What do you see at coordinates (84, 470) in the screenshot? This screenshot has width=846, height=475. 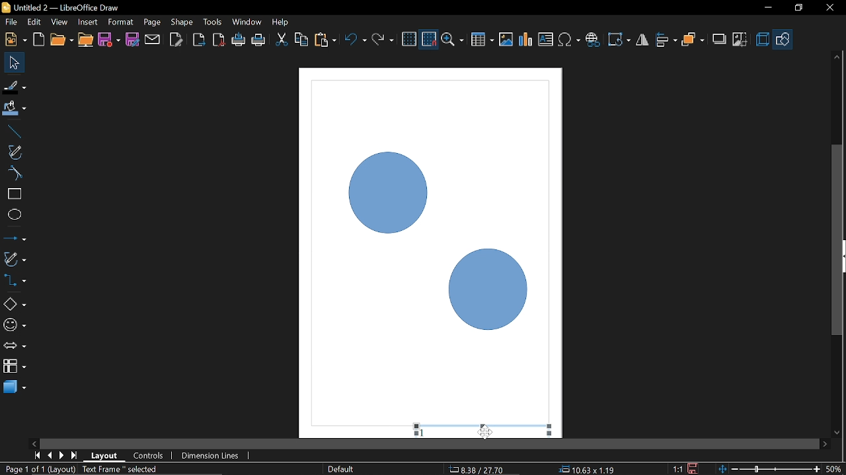 I see `Current page` at bounding box center [84, 470].